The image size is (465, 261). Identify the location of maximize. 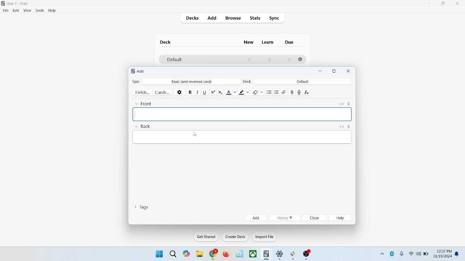
(443, 5).